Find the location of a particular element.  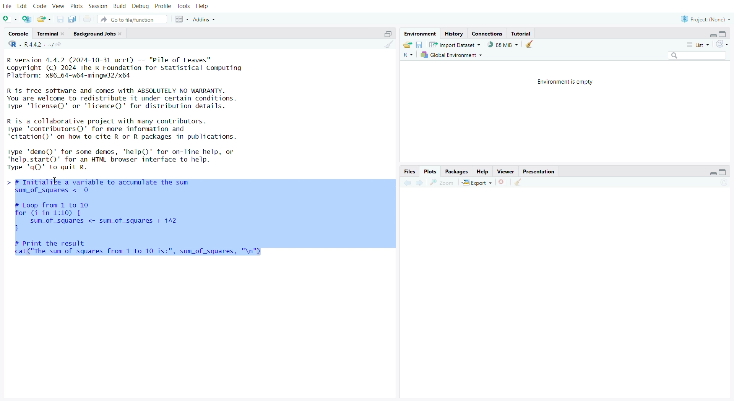

R is free software and comes with ABSOLUTELY NO WARRANTY.
You are welcome to redistribute it under certain conditions.
Type 'license()' or 'licence()' for distribution details. is located at coordinates (127, 99).